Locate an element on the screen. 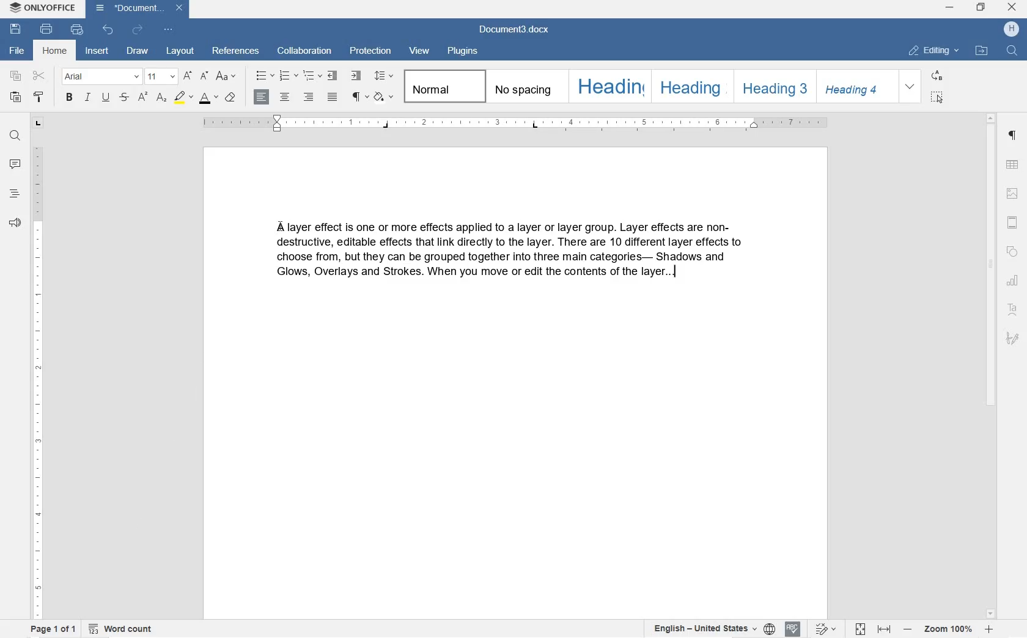 This screenshot has height=638, width=1027. CLEAR STYLE is located at coordinates (230, 98).